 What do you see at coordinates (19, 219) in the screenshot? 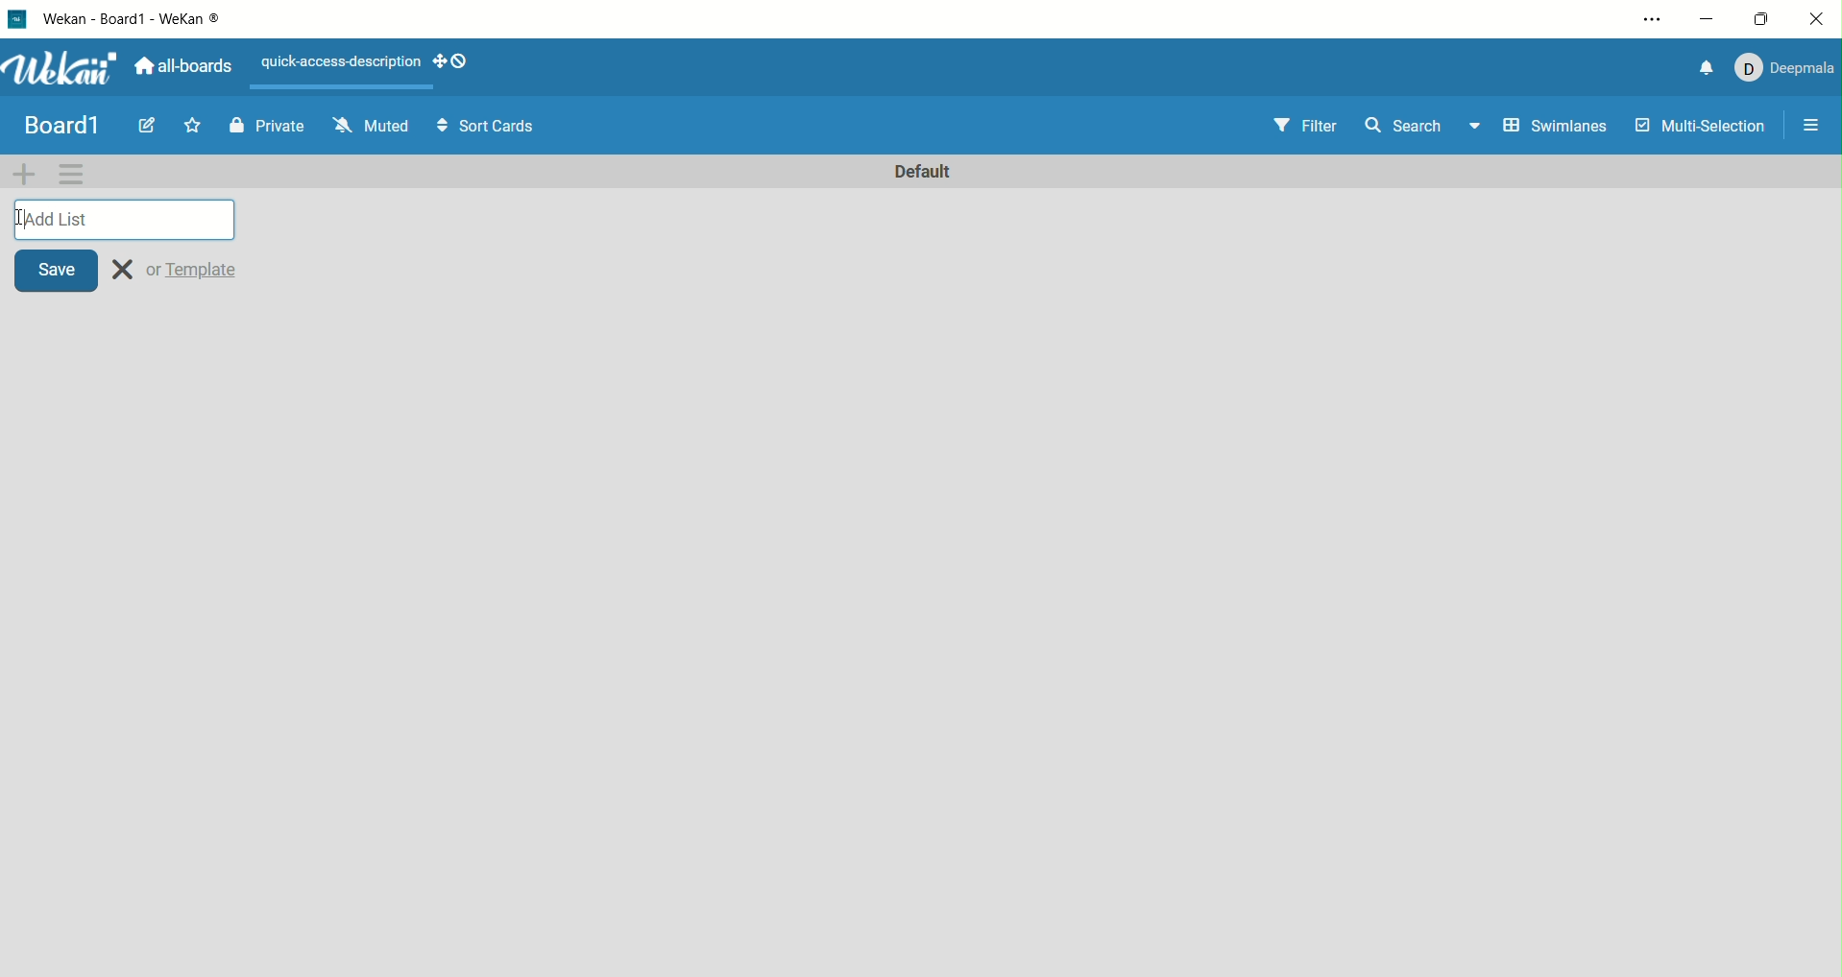
I see `cursor` at bounding box center [19, 219].